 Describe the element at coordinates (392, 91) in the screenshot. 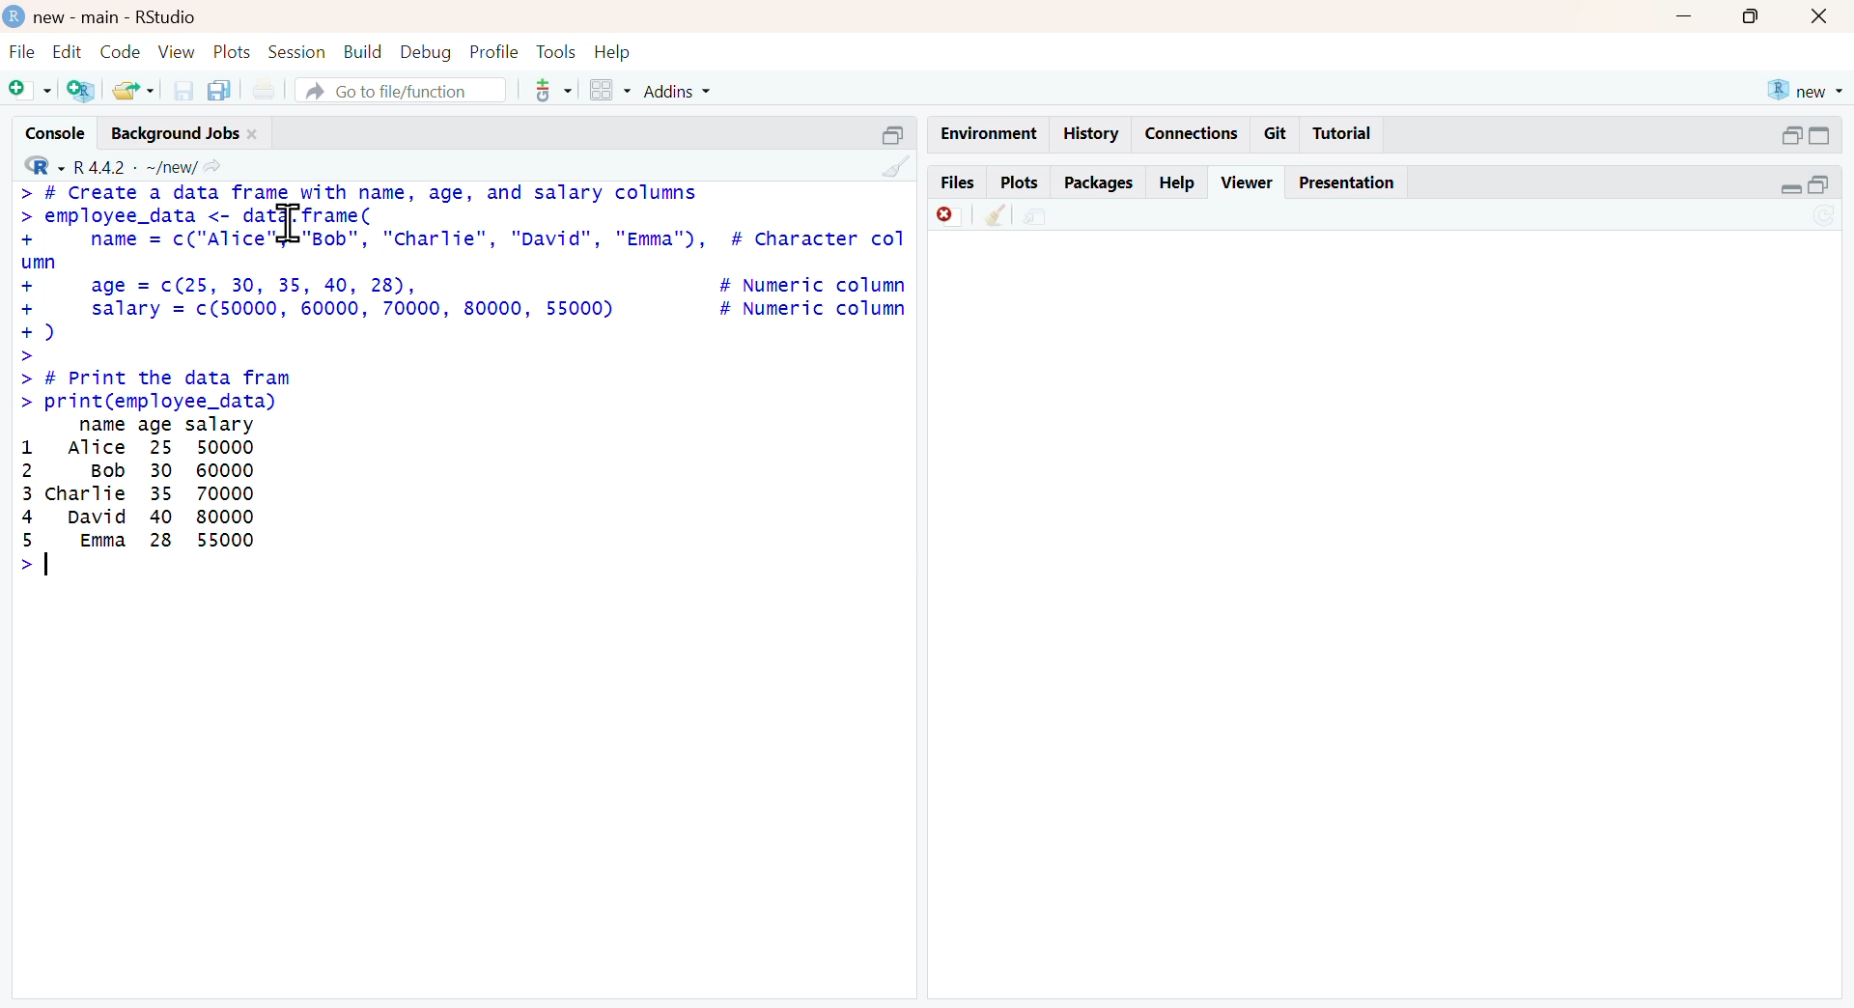

I see `A Go to file/function` at that location.